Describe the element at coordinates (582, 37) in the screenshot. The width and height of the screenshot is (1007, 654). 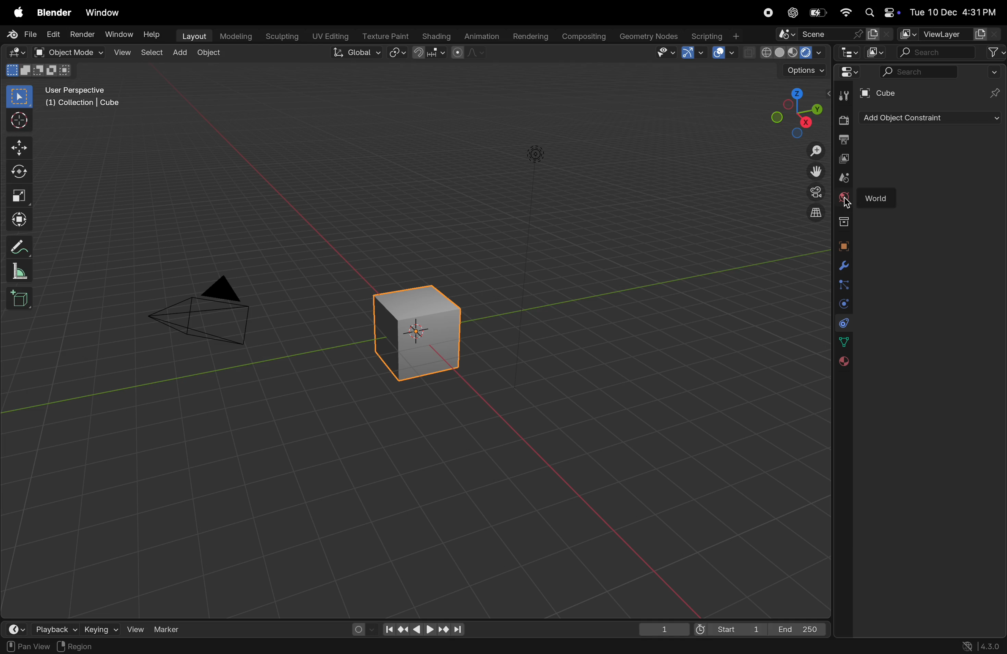
I see `Composting` at that location.